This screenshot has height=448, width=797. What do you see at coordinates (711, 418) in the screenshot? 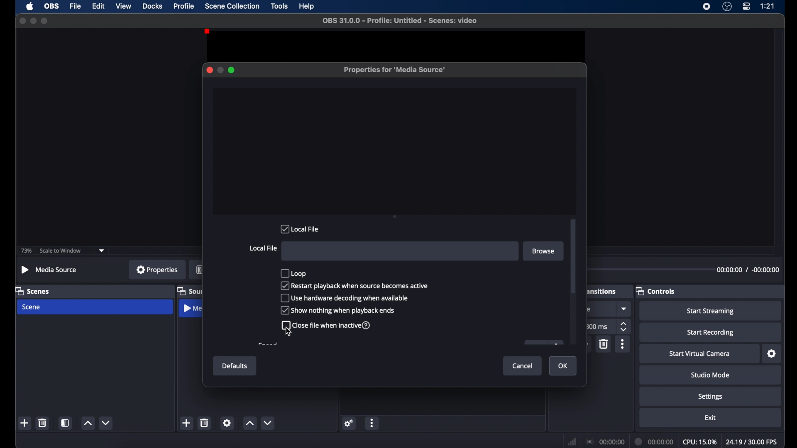
I see `exit` at bounding box center [711, 418].